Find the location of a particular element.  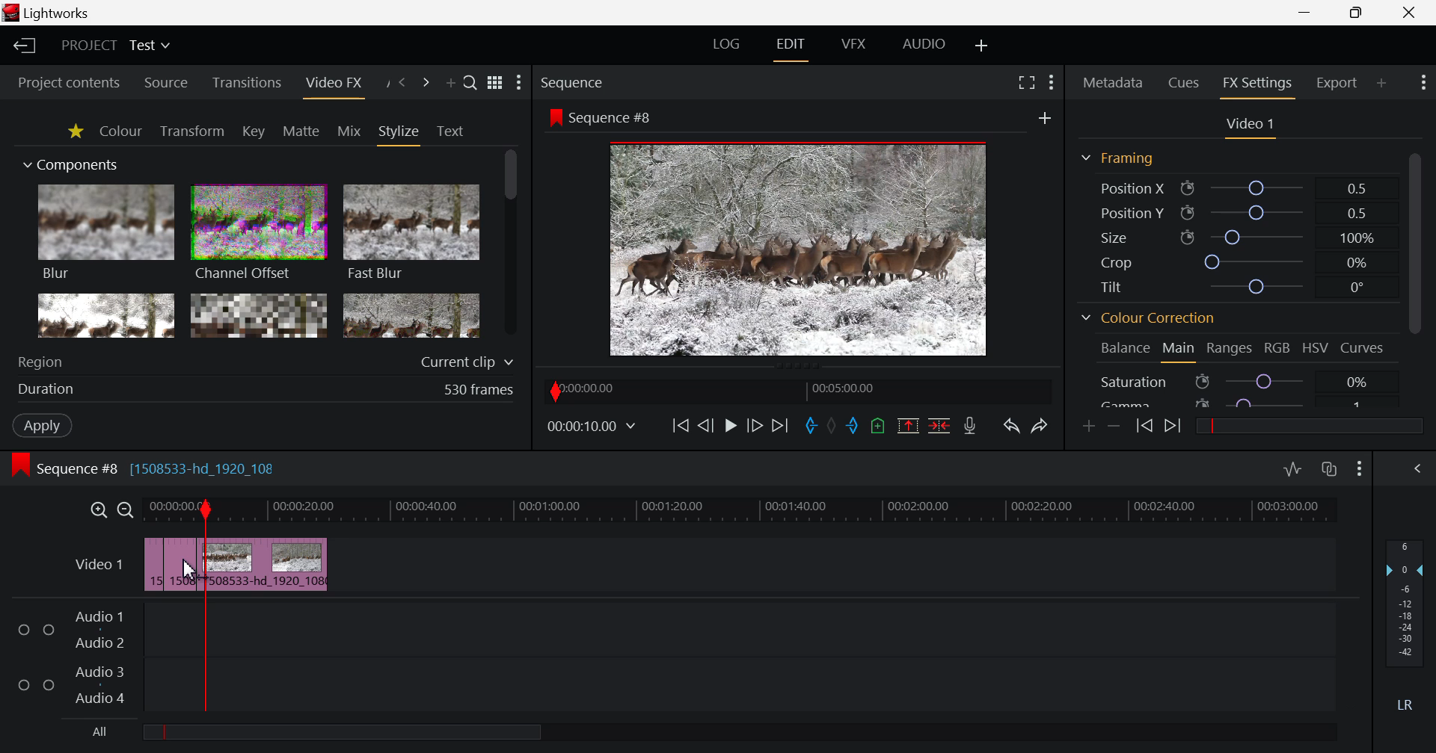

Add Panel is located at coordinates (1382, 81).